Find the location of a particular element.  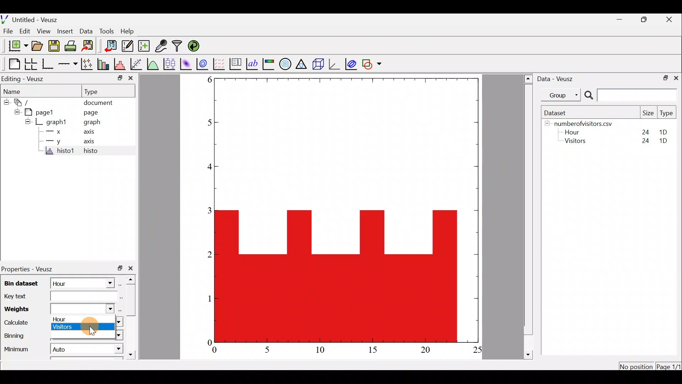

numberofvisitors.csv is located at coordinates (588, 122).